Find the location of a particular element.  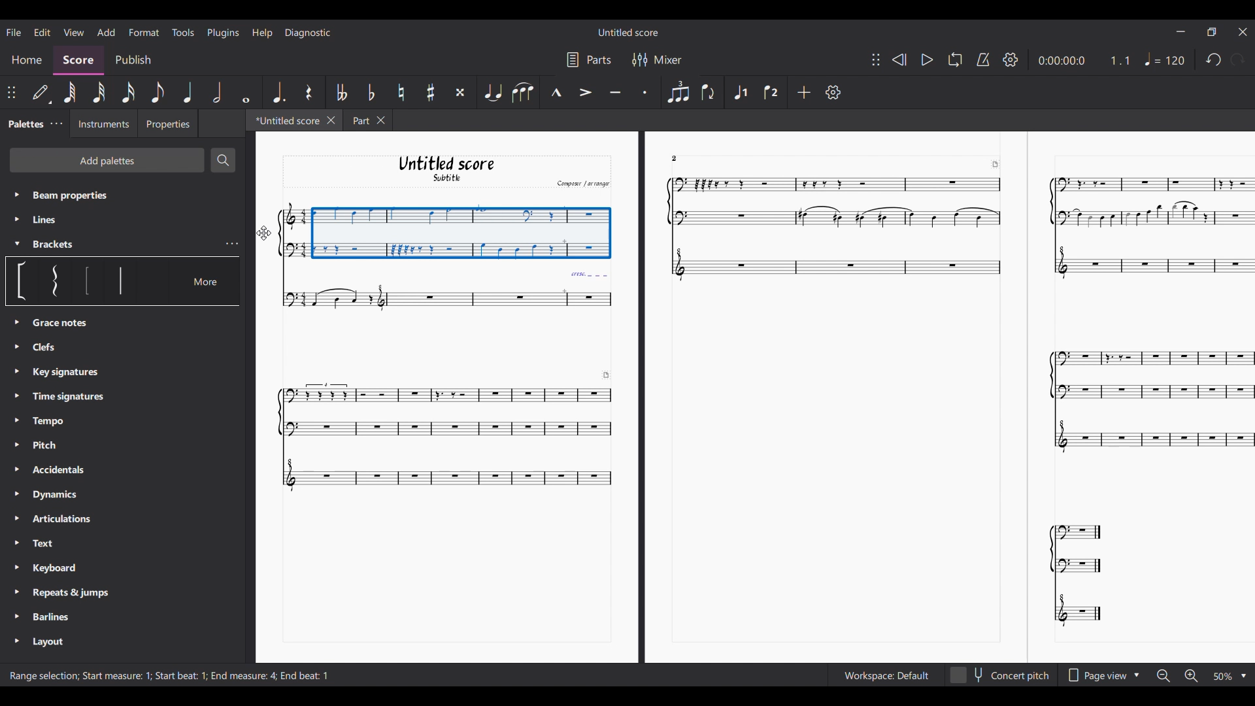

64th note is located at coordinates (72, 93).